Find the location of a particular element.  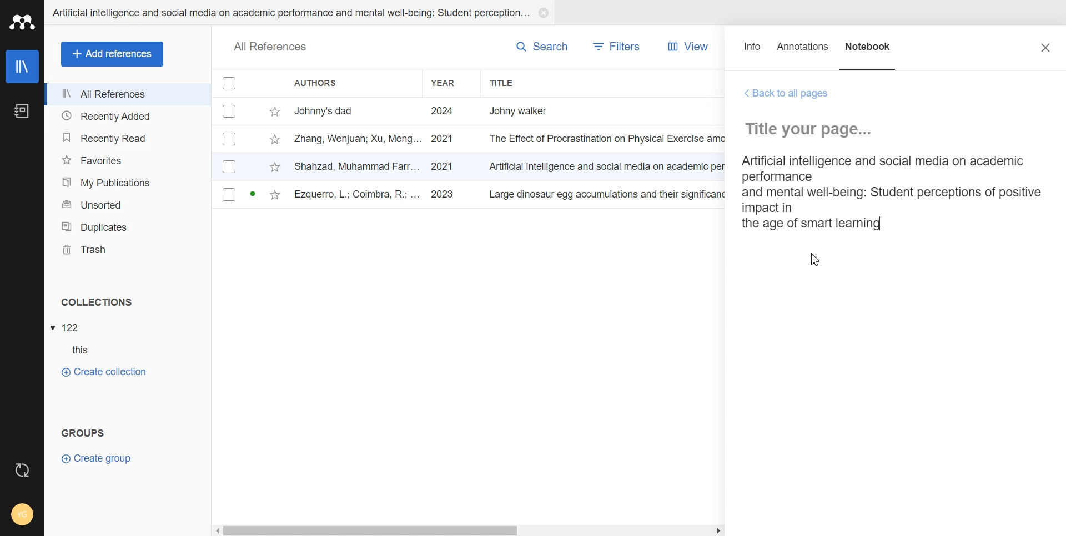

Collections is located at coordinates (128, 302).